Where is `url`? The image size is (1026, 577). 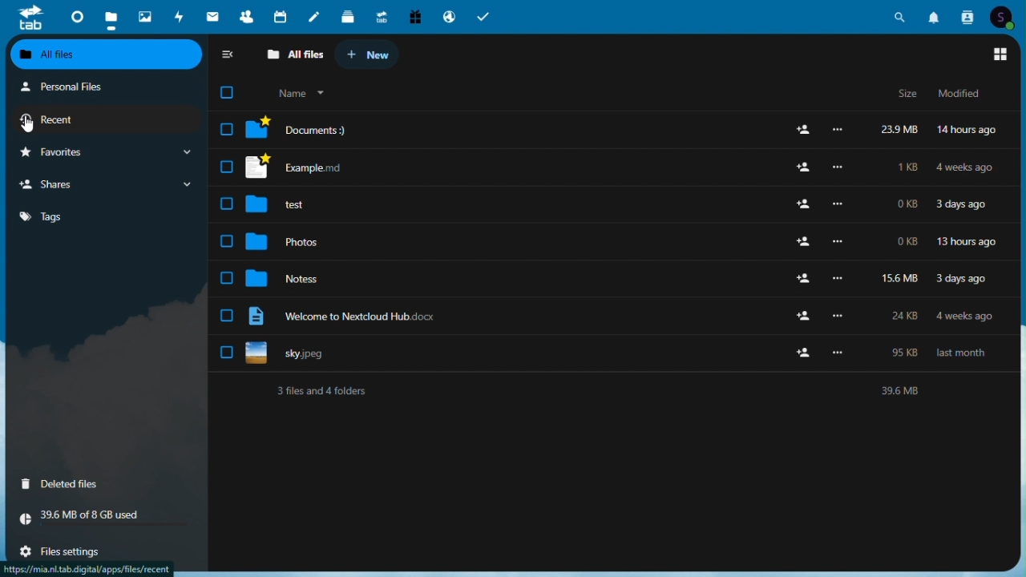 url is located at coordinates (87, 569).